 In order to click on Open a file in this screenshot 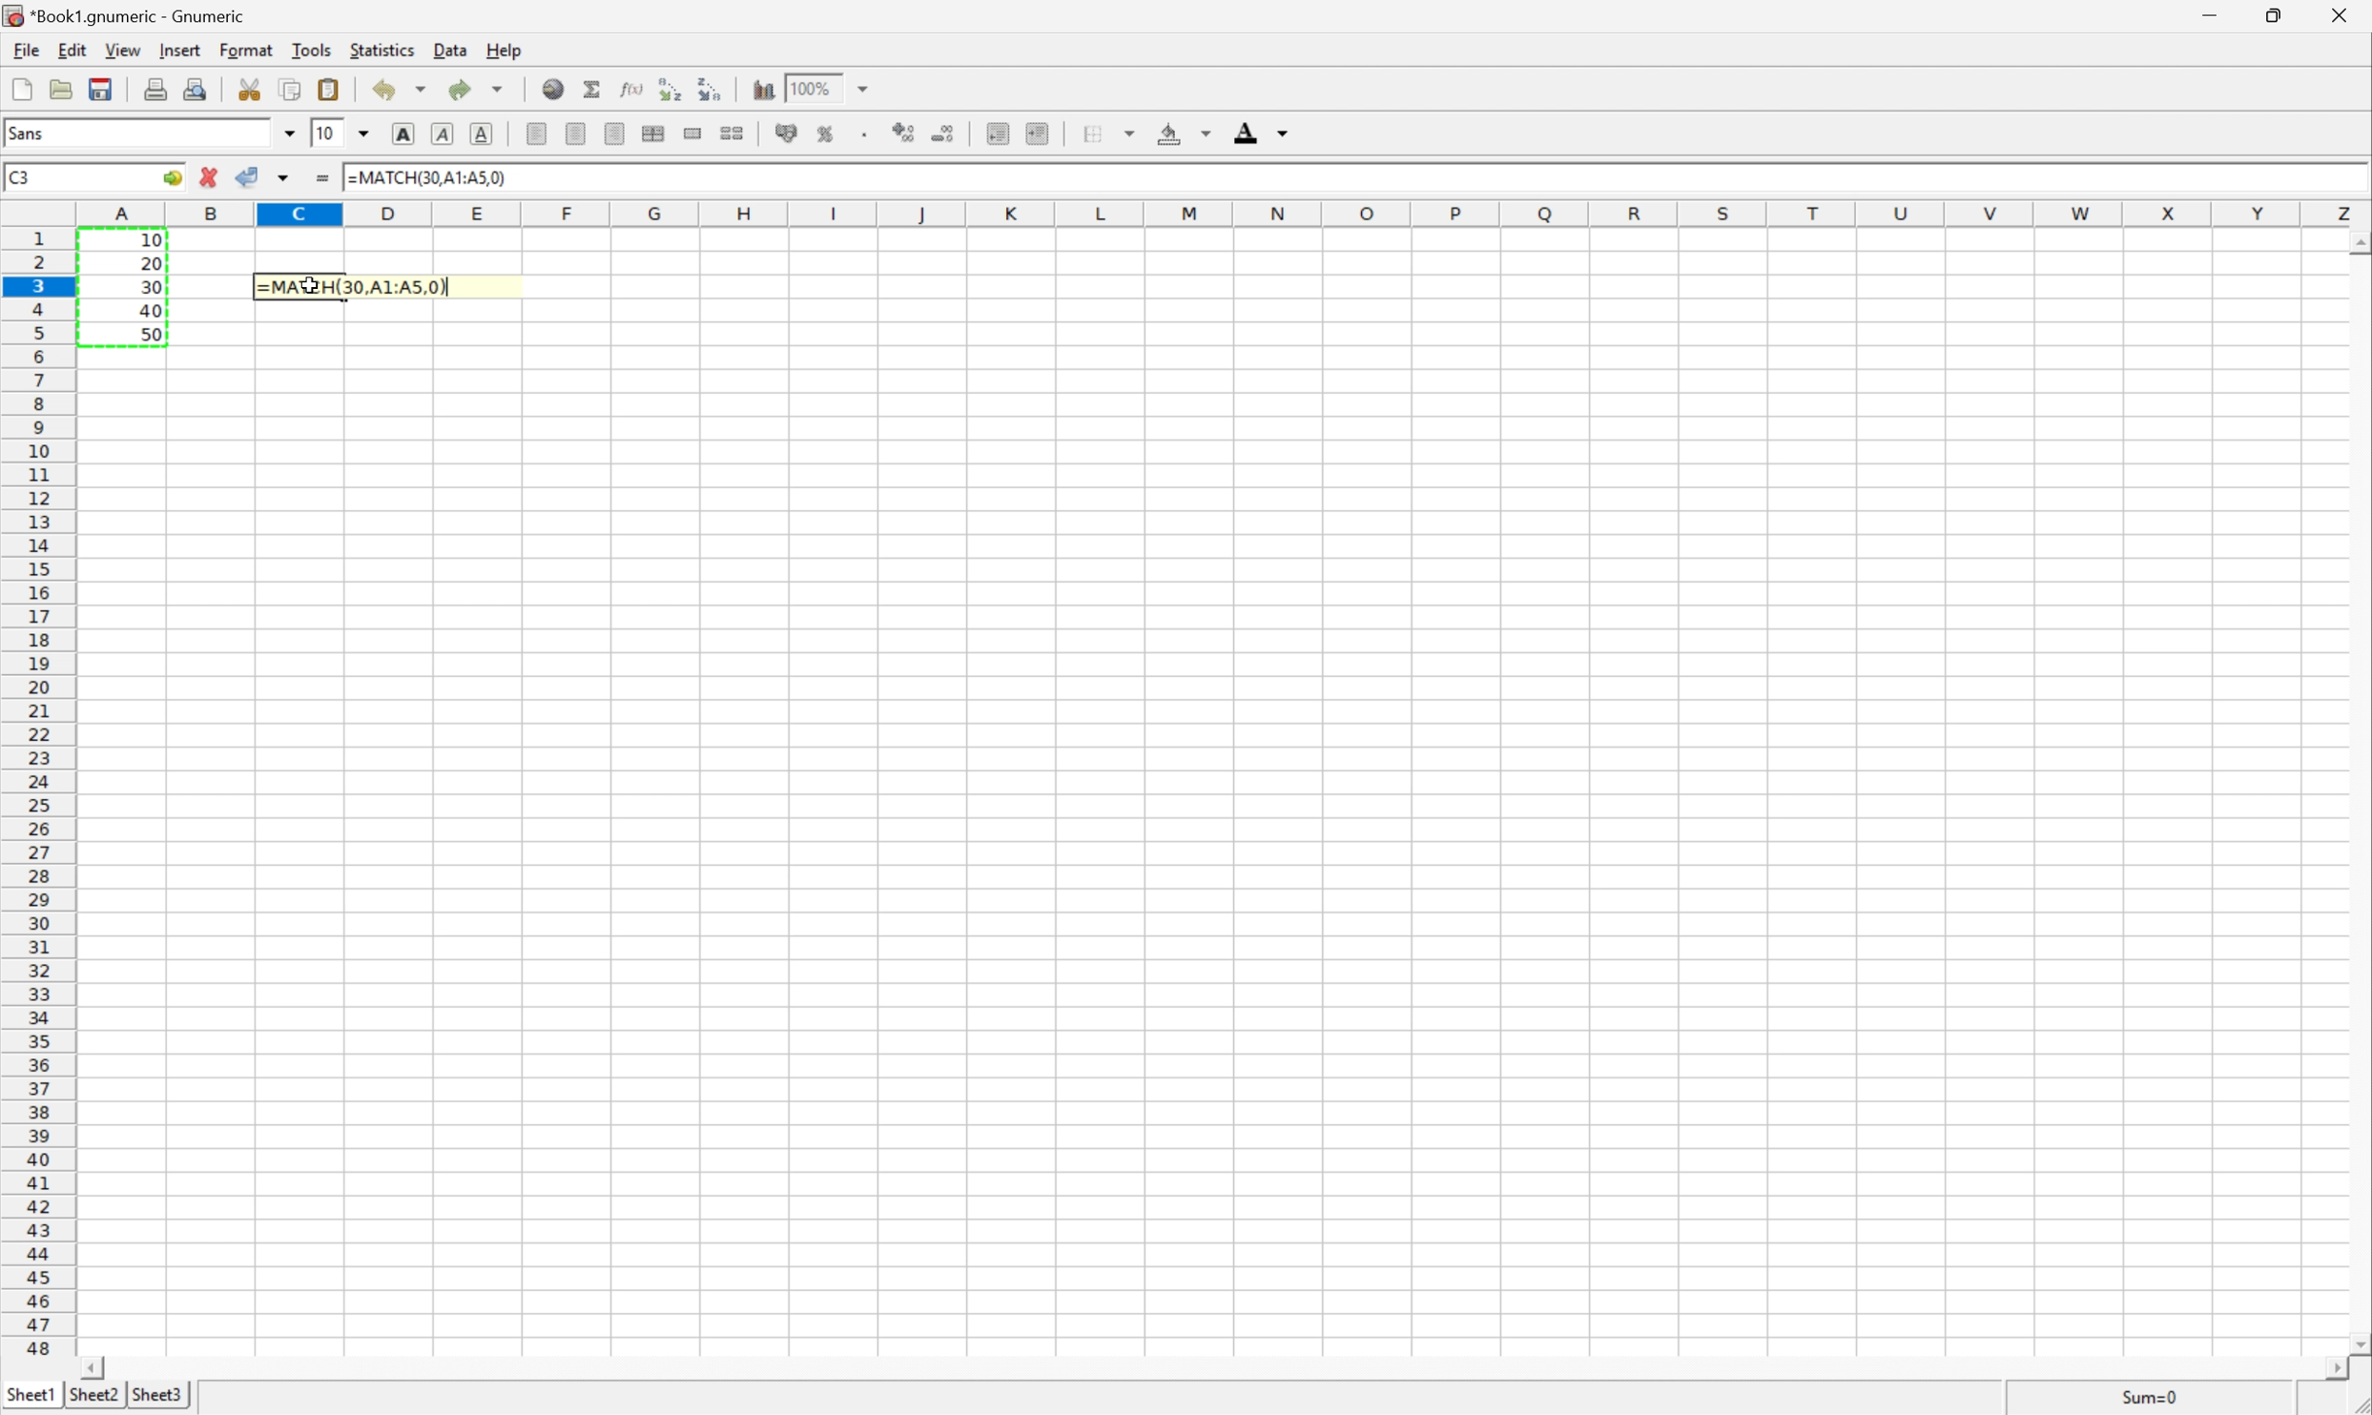, I will do `click(64, 86)`.